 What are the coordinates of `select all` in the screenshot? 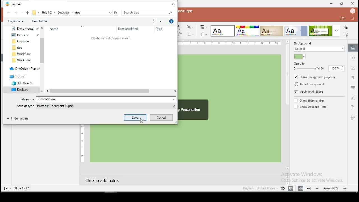 It's located at (346, 35).